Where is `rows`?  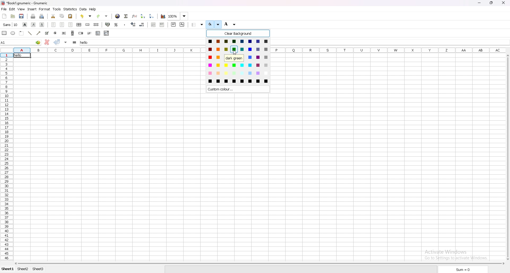
rows is located at coordinates (5, 156).